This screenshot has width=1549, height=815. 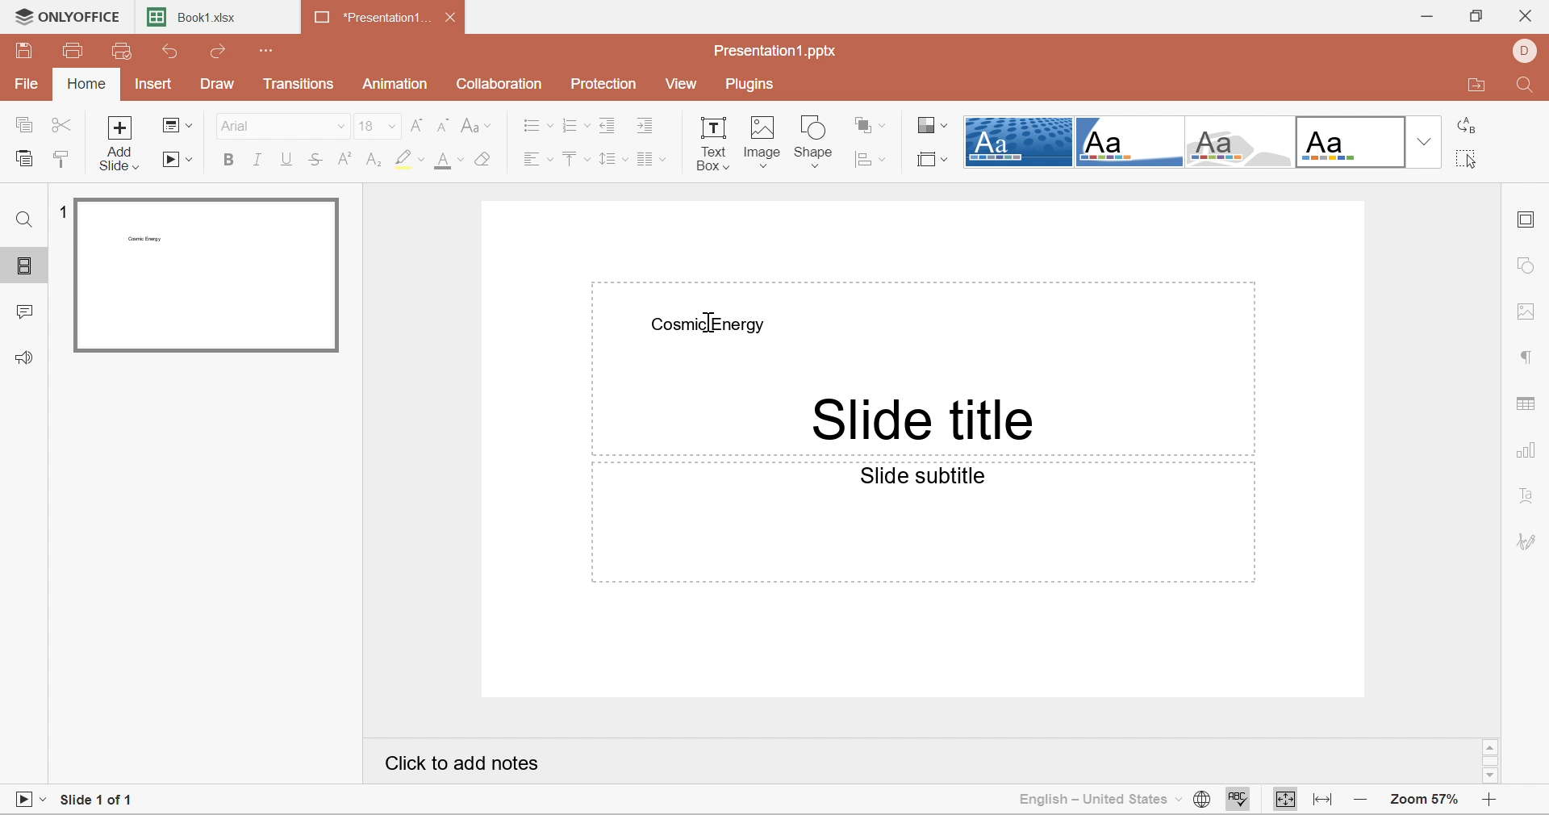 What do you see at coordinates (269, 51) in the screenshot?
I see `Customize quick access toolbar` at bounding box center [269, 51].